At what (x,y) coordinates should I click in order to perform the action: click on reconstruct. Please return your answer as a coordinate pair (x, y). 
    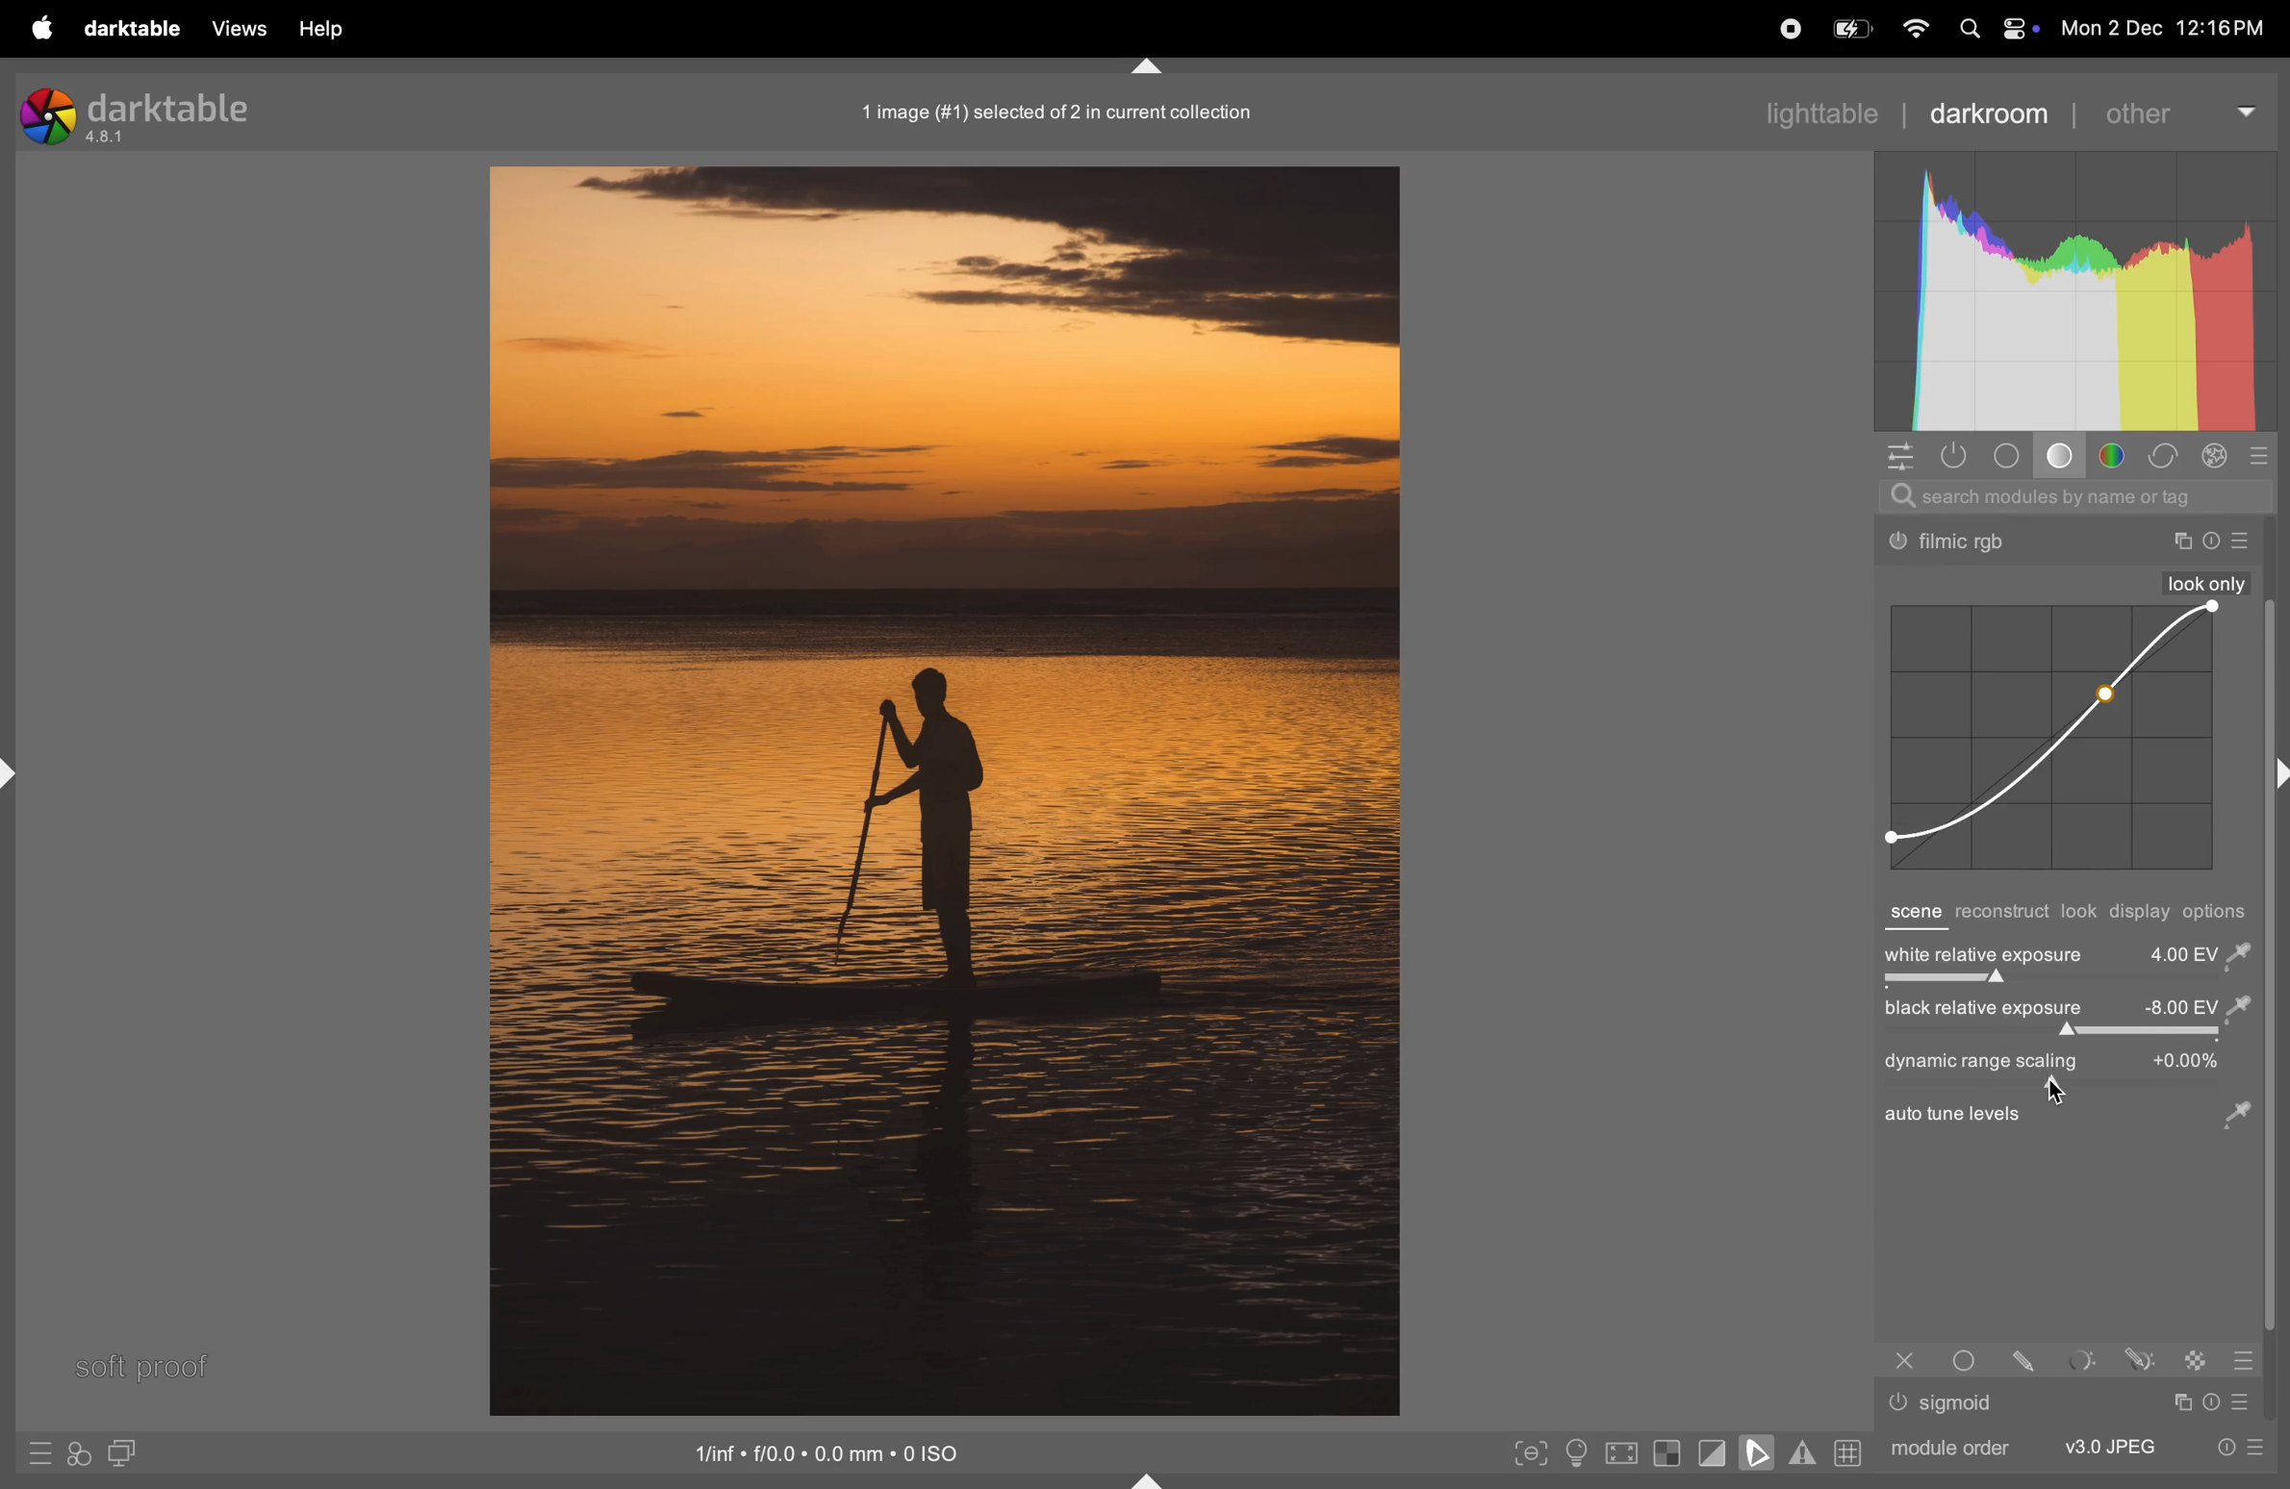
    Looking at the image, I should click on (2001, 914).